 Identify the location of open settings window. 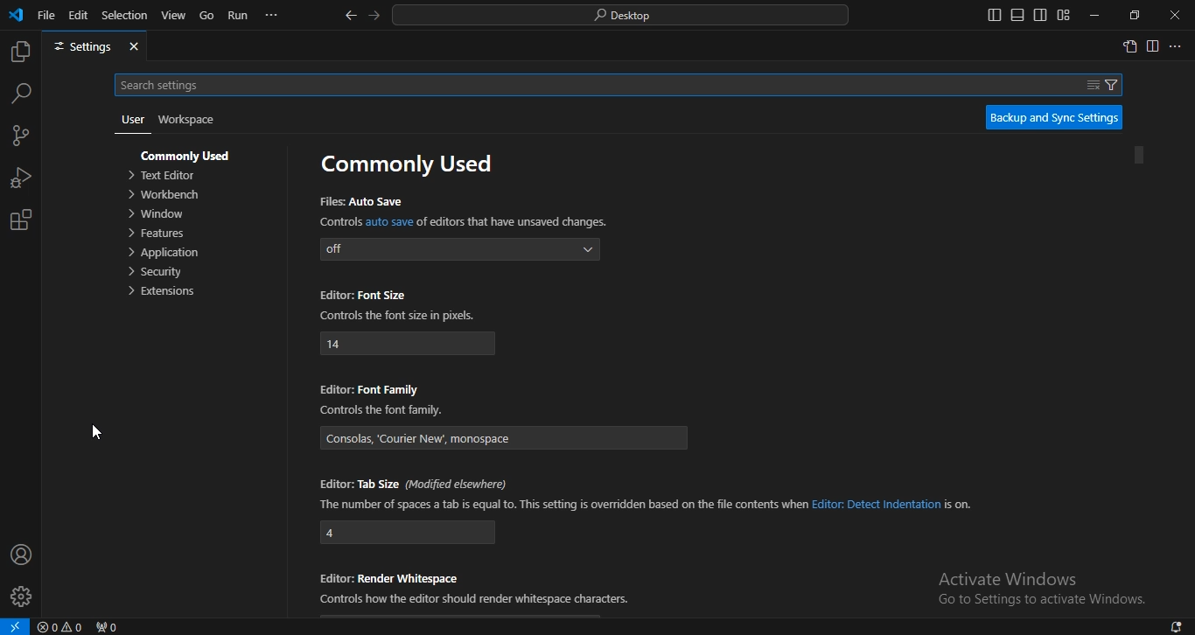
(1129, 46).